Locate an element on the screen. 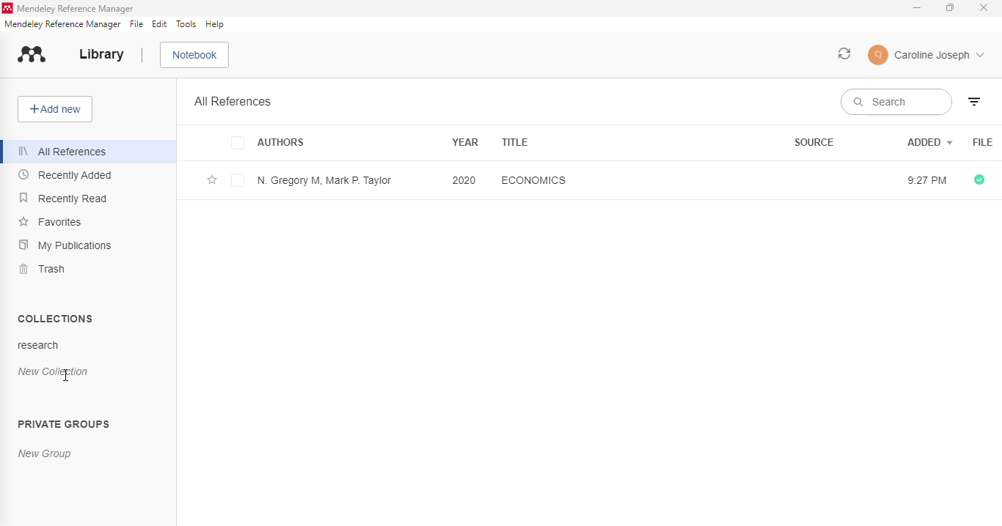 Image resolution: width=1002 pixels, height=526 pixels. N. Gregory M, Mark P. Taylor is located at coordinates (326, 180).